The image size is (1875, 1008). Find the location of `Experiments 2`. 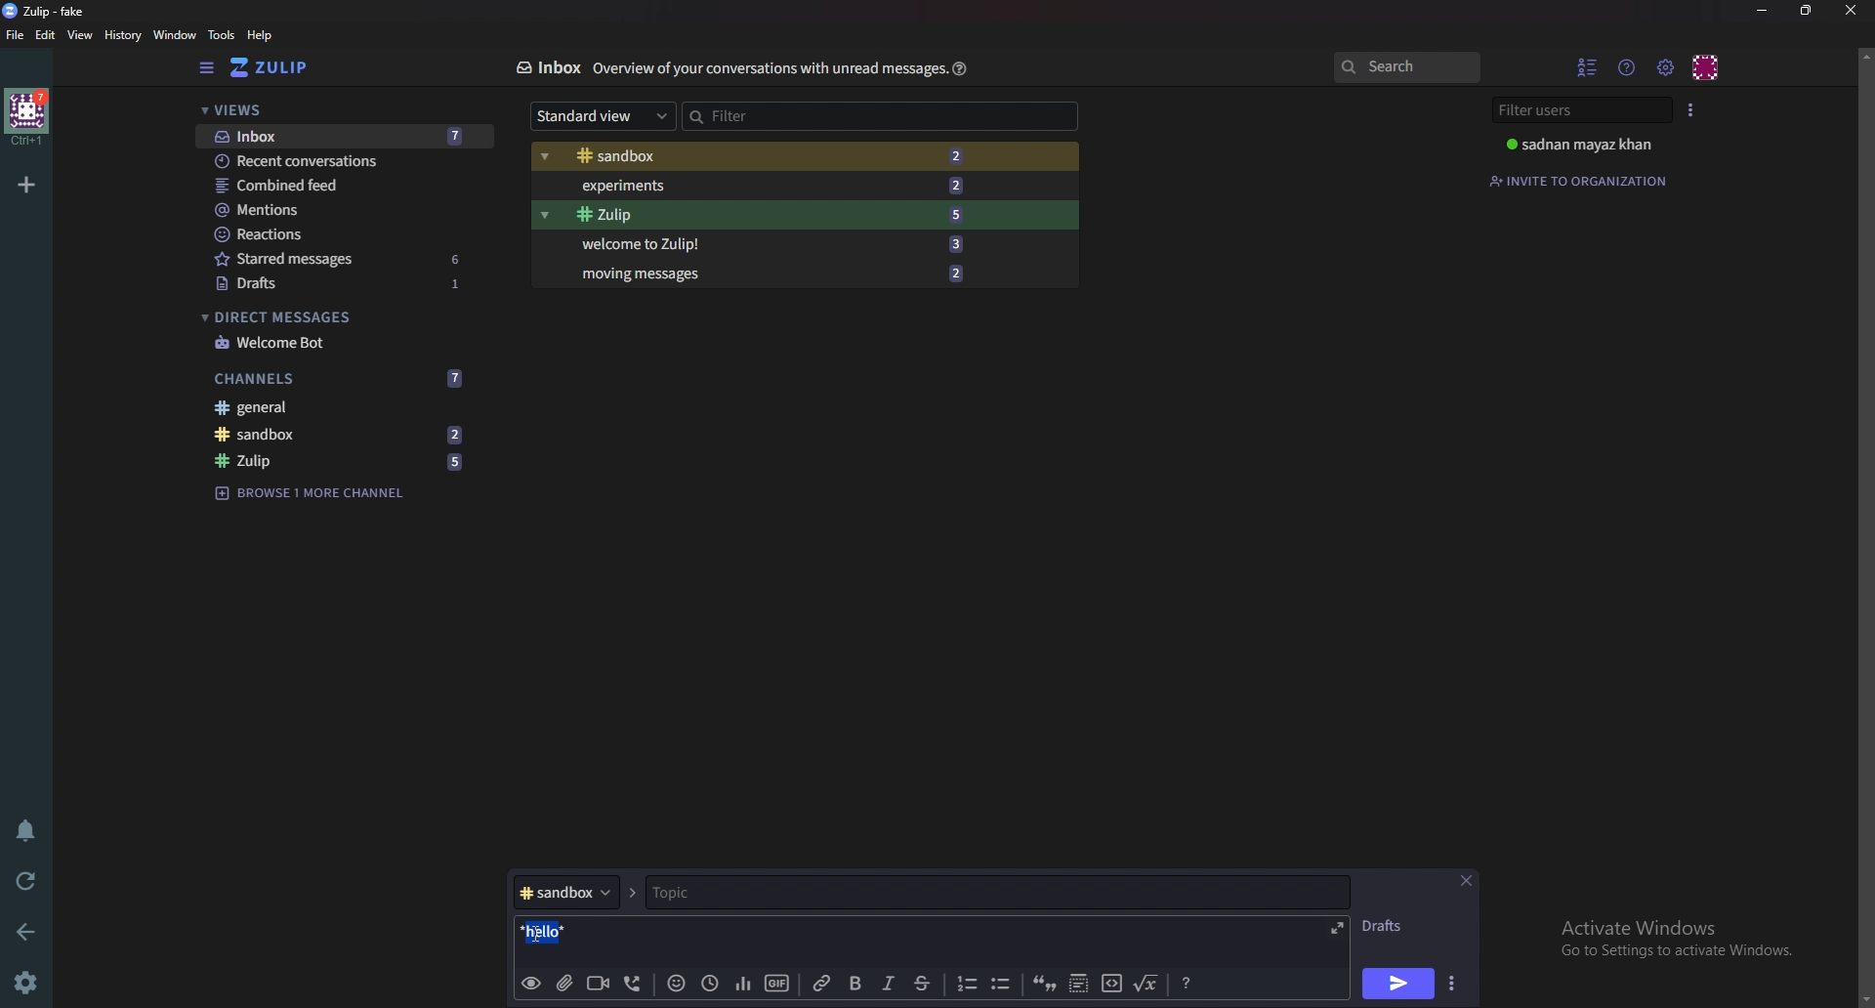

Experiments 2 is located at coordinates (768, 186).